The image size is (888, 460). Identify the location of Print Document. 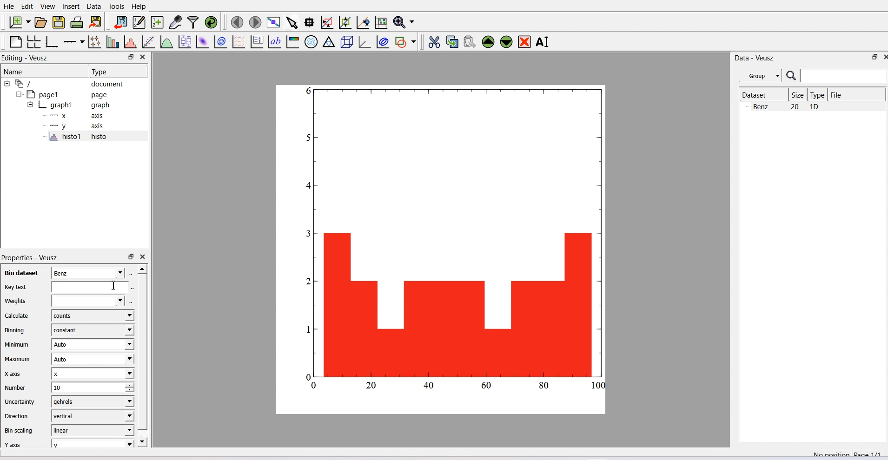
(77, 22).